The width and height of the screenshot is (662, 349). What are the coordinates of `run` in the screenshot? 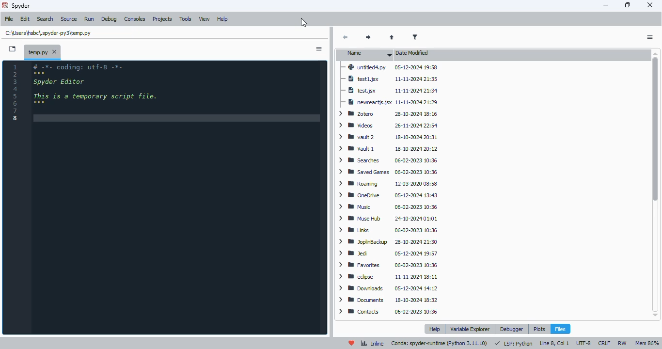 It's located at (90, 19).